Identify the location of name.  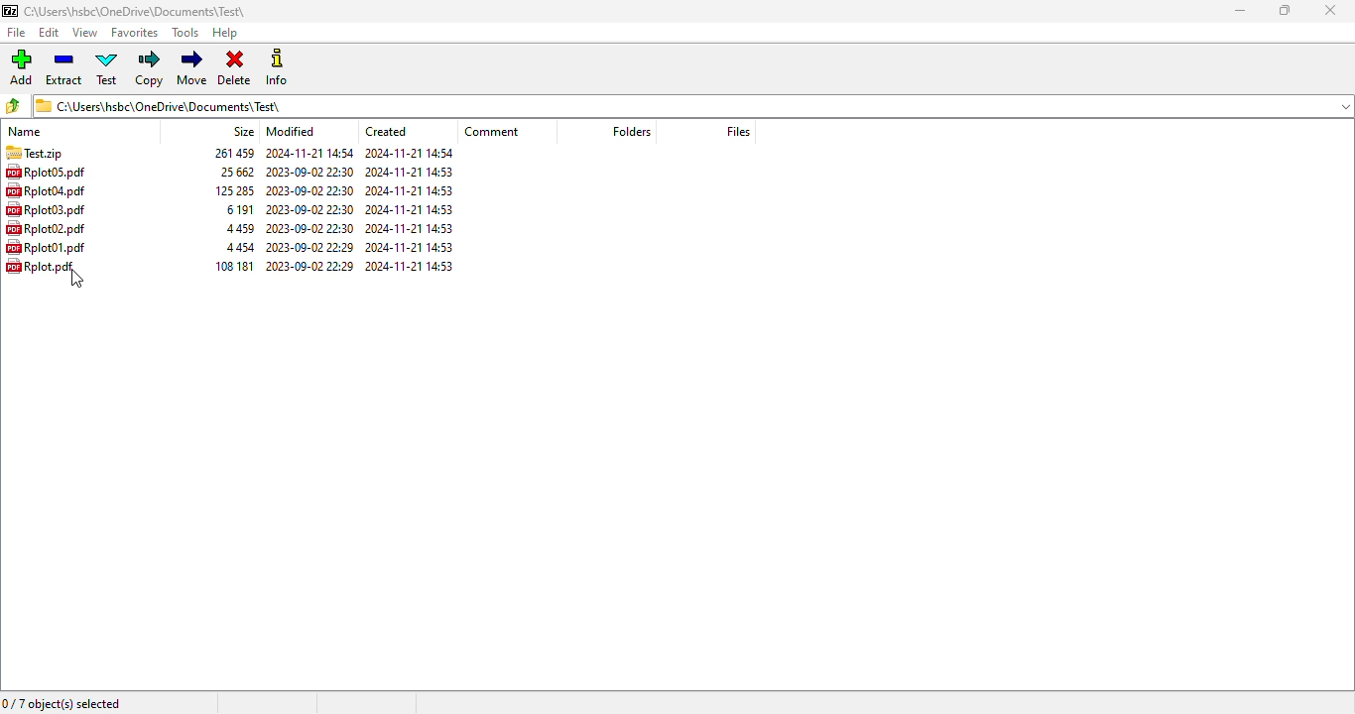
(24, 131).